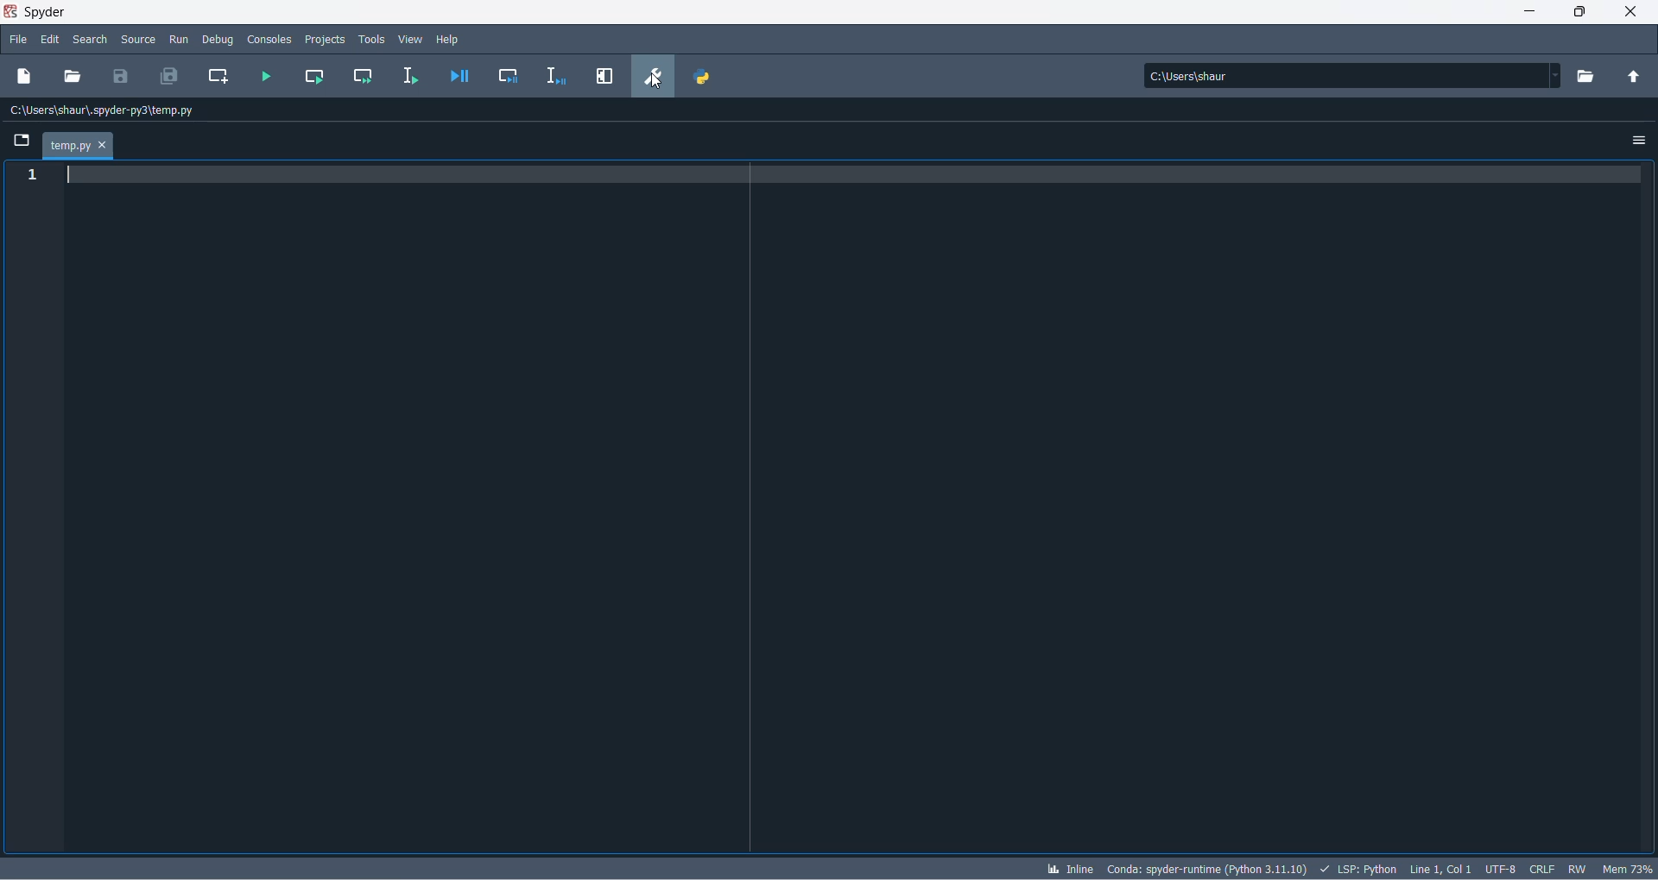 This screenshot has width=1658, height=880. What do you see at coordinates (460, 78) in the screenshot?
I see `debug file` at bounding box center [460, 78].